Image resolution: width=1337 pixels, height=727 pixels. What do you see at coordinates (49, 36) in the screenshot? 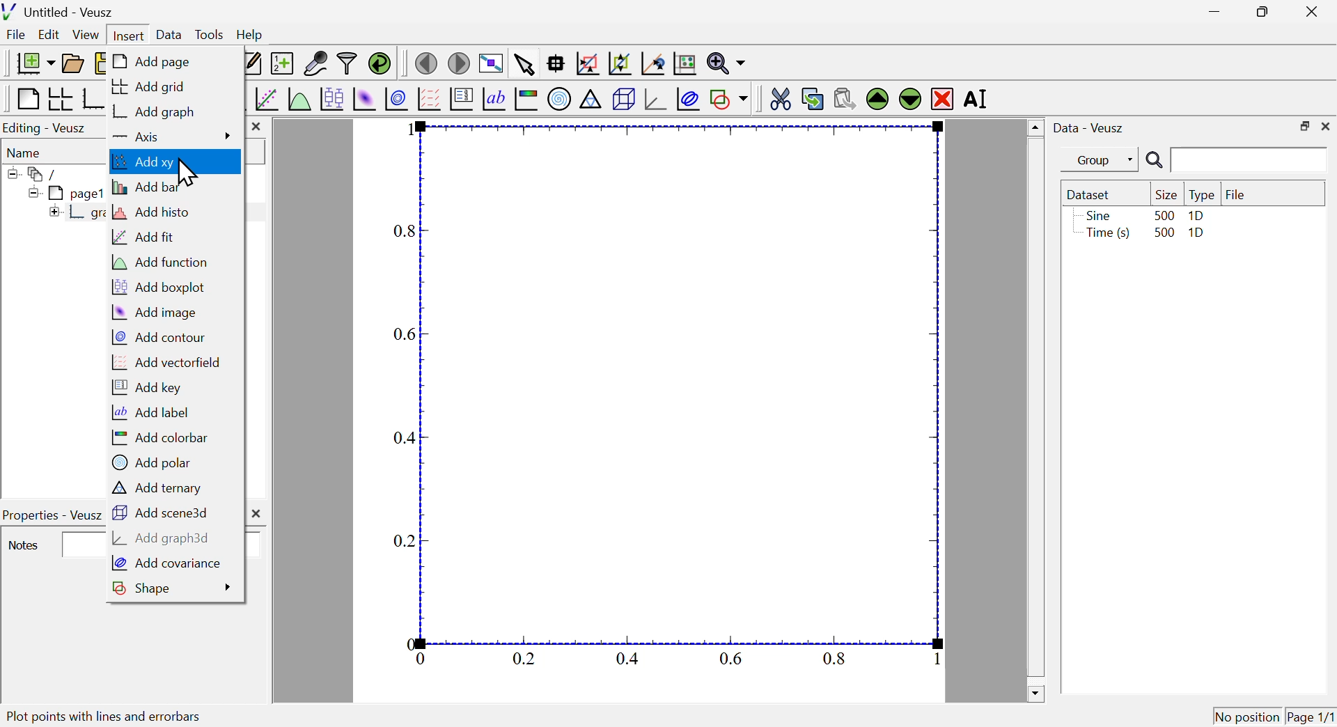
I see `Edit` at bounding box center [49, 36].